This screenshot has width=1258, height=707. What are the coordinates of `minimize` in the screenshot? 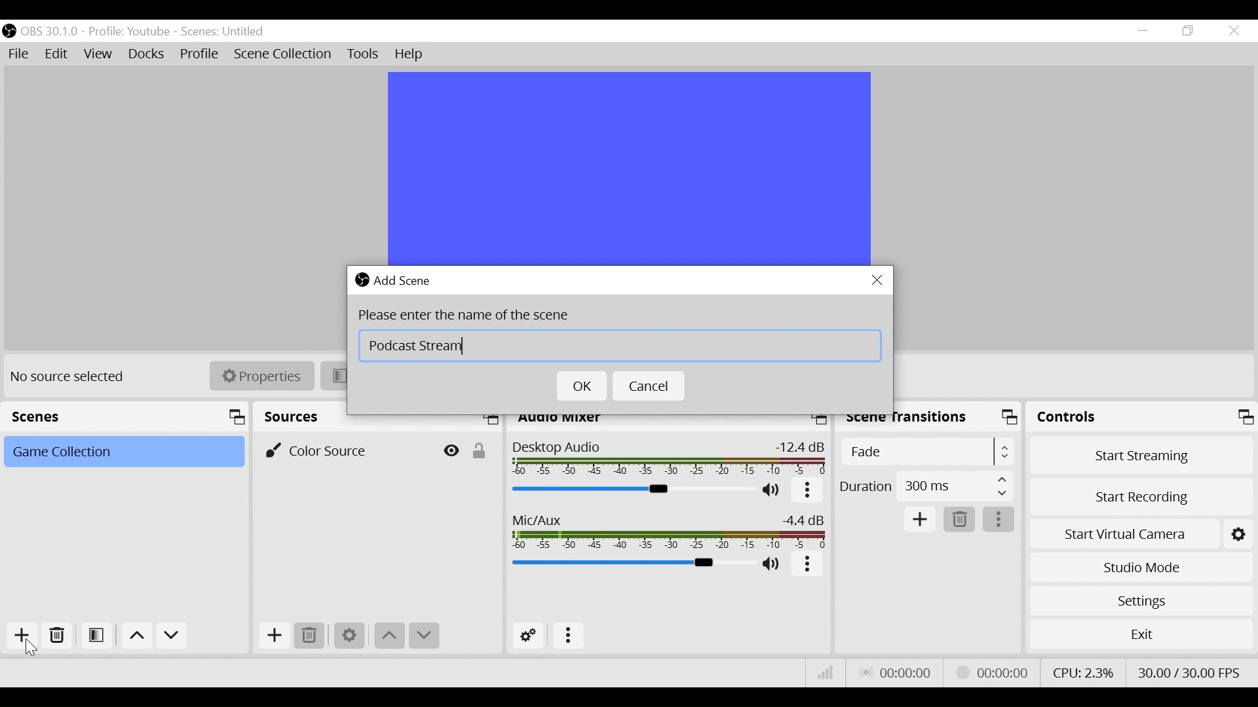 It's located at (1142, 31).